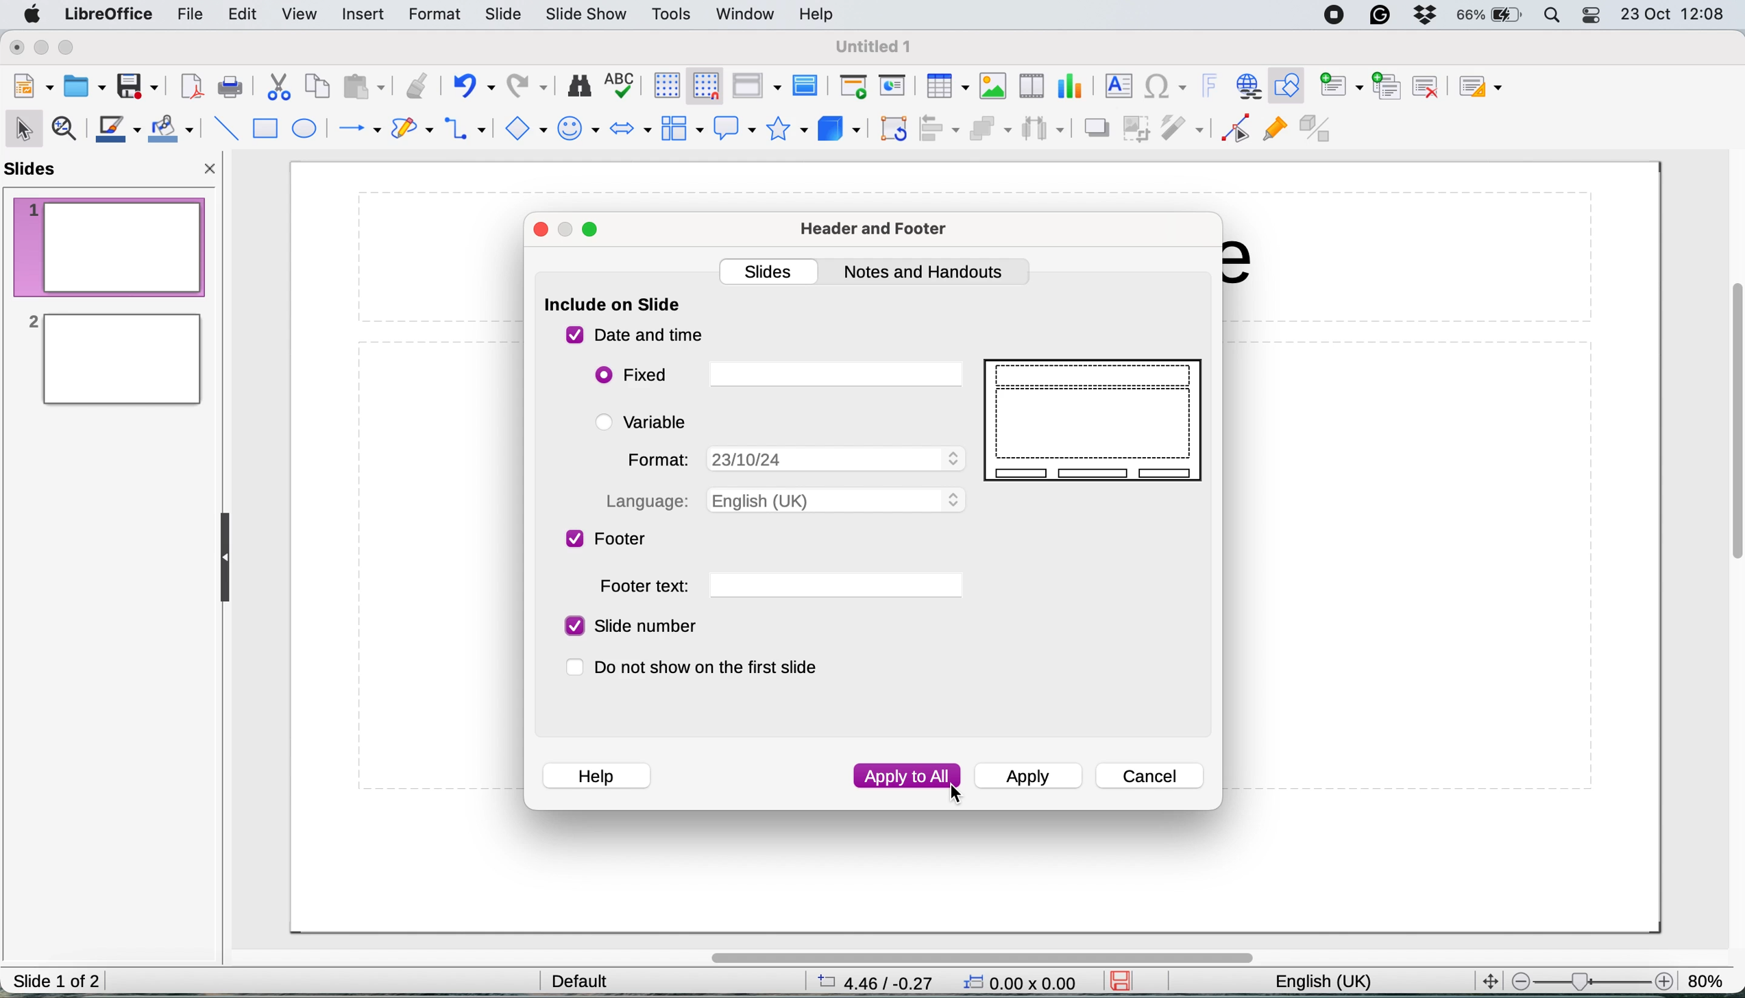  What do you see at coordinates (1167, 87) in the screenshot?
I see `insert special character` at bounding box center [1167, 87].